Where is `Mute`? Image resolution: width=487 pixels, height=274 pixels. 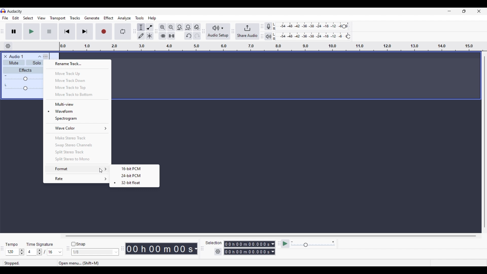
Mute is located at coordinates (13, 63).